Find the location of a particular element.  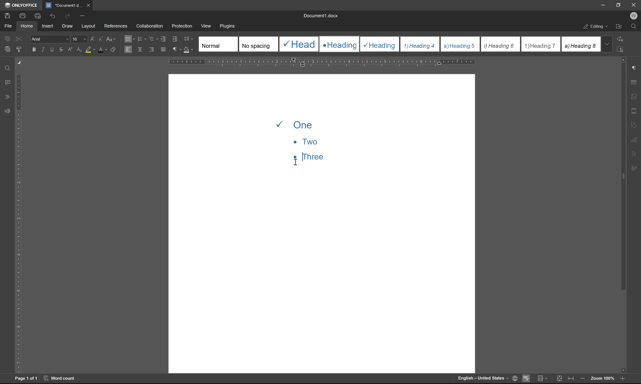

shape settings is located at coordinates (634, 124).